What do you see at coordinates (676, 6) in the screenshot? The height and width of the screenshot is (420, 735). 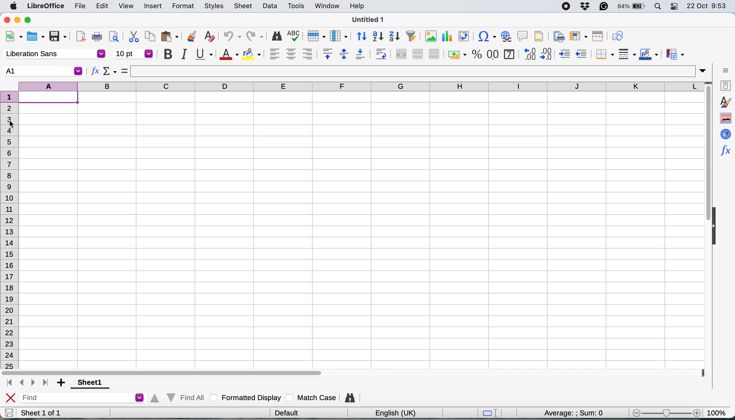 I see `control center` at bounding box center [676, 6].